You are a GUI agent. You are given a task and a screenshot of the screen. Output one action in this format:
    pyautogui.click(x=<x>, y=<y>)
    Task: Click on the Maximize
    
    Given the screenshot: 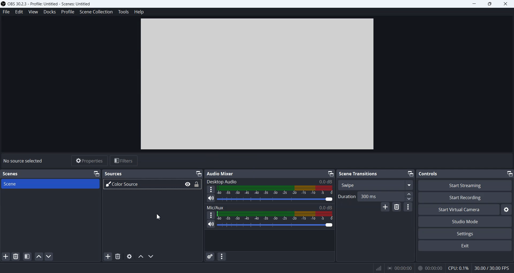 What is the action you would take?
    pyautogui.click(x=490, y=4)
    